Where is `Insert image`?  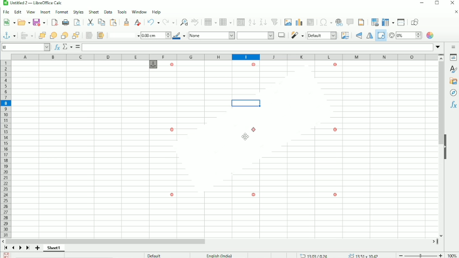
Insert image is located at coordinates (288, 22).